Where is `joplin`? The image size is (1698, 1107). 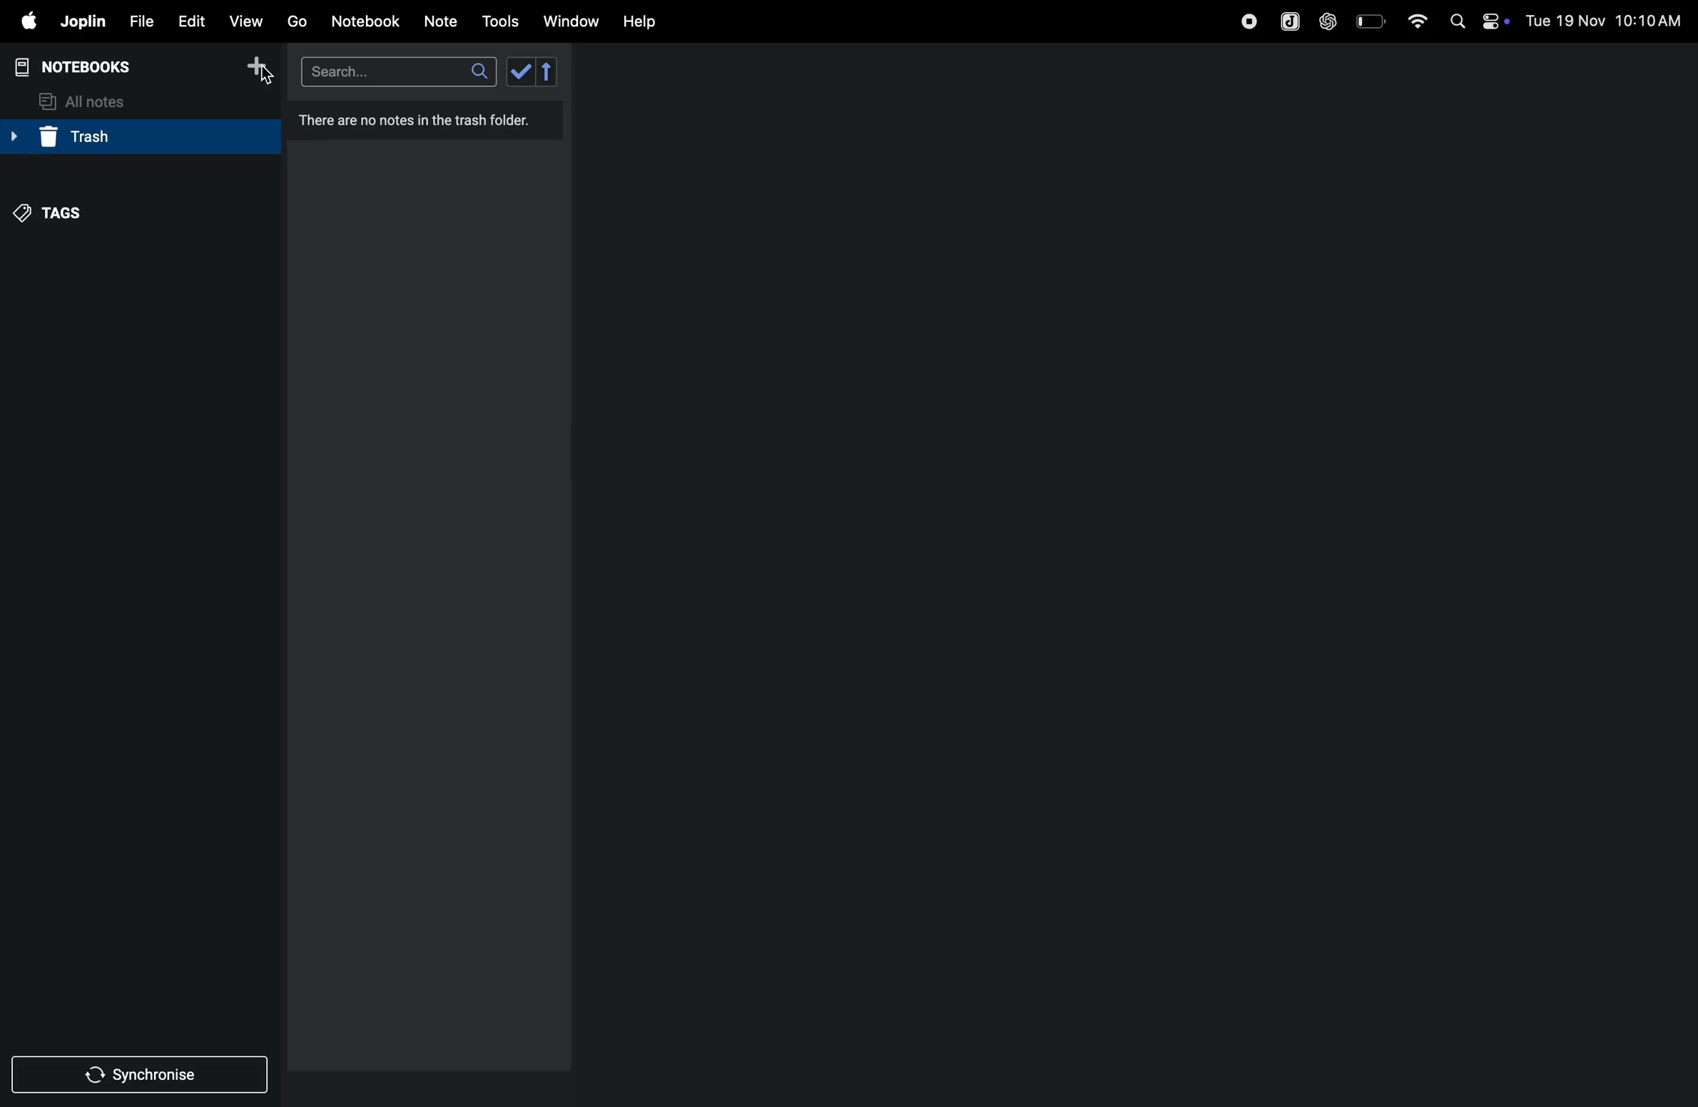
joplin is located at coordinates (84, 22).